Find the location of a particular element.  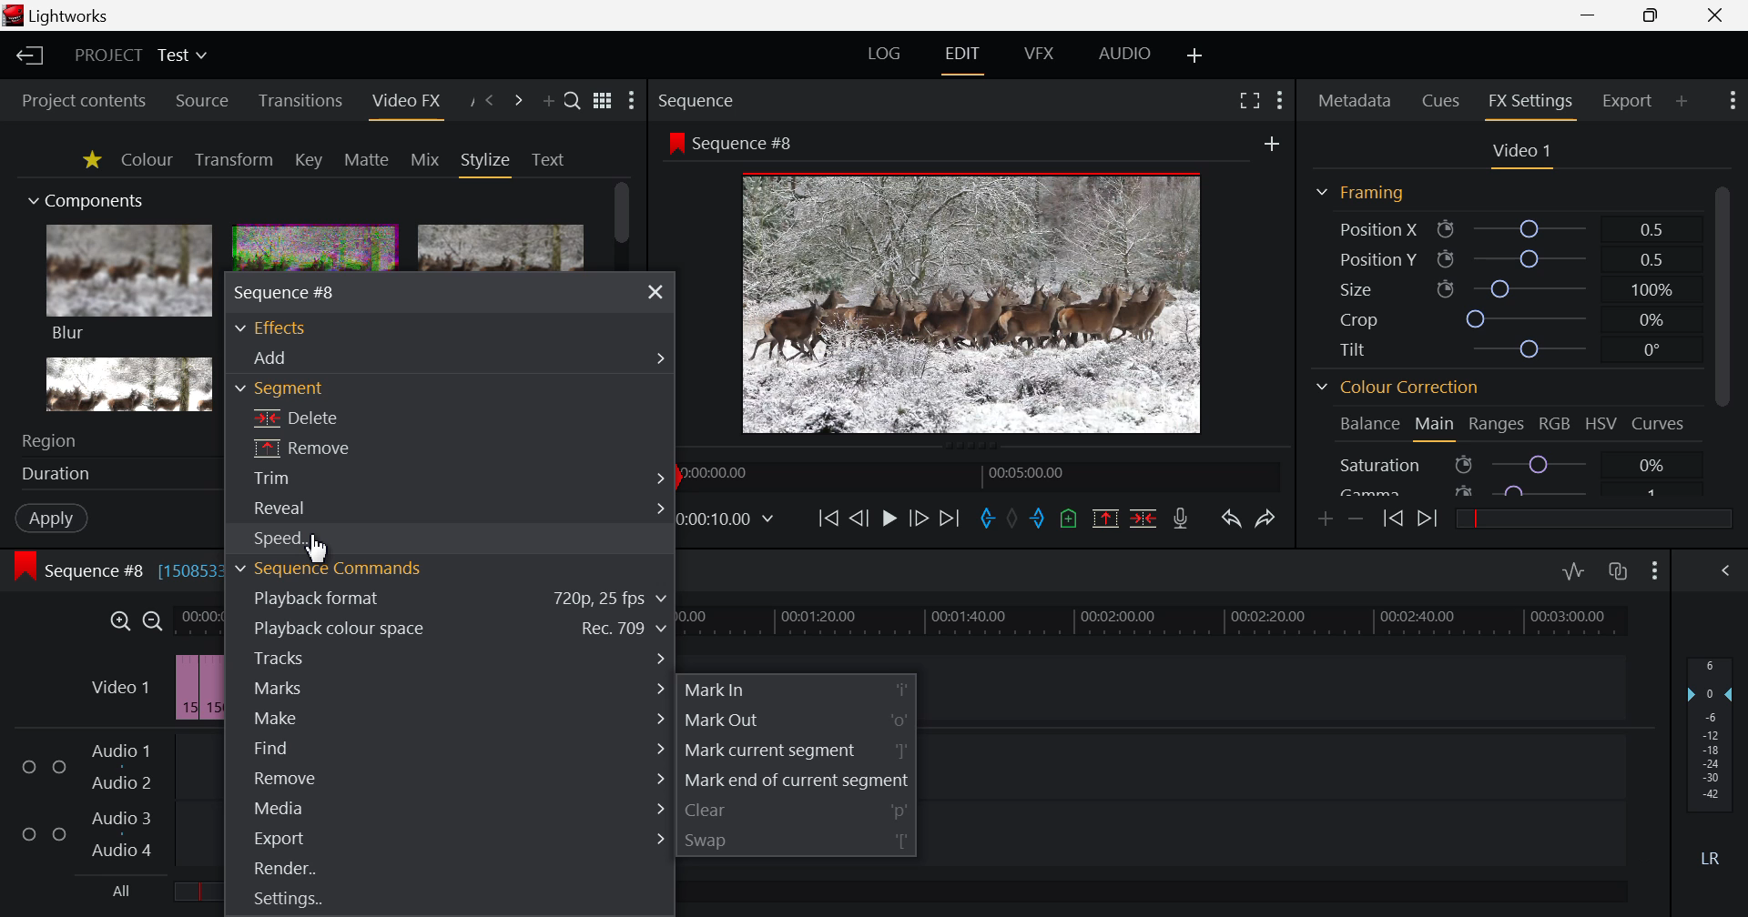

Reveal is located at coordinates (455, 510).